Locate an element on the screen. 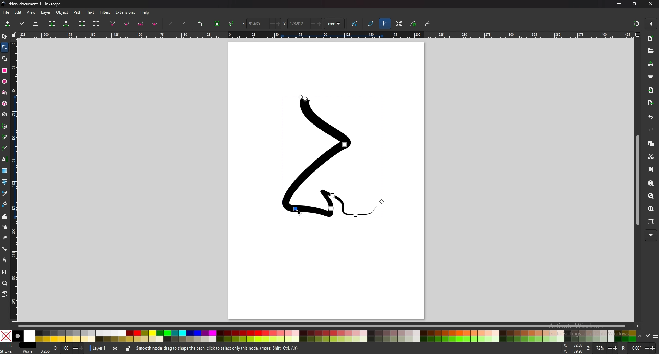 The width and height of the screenshot is (659, 354). smooth is located at coordinates (127, 24).